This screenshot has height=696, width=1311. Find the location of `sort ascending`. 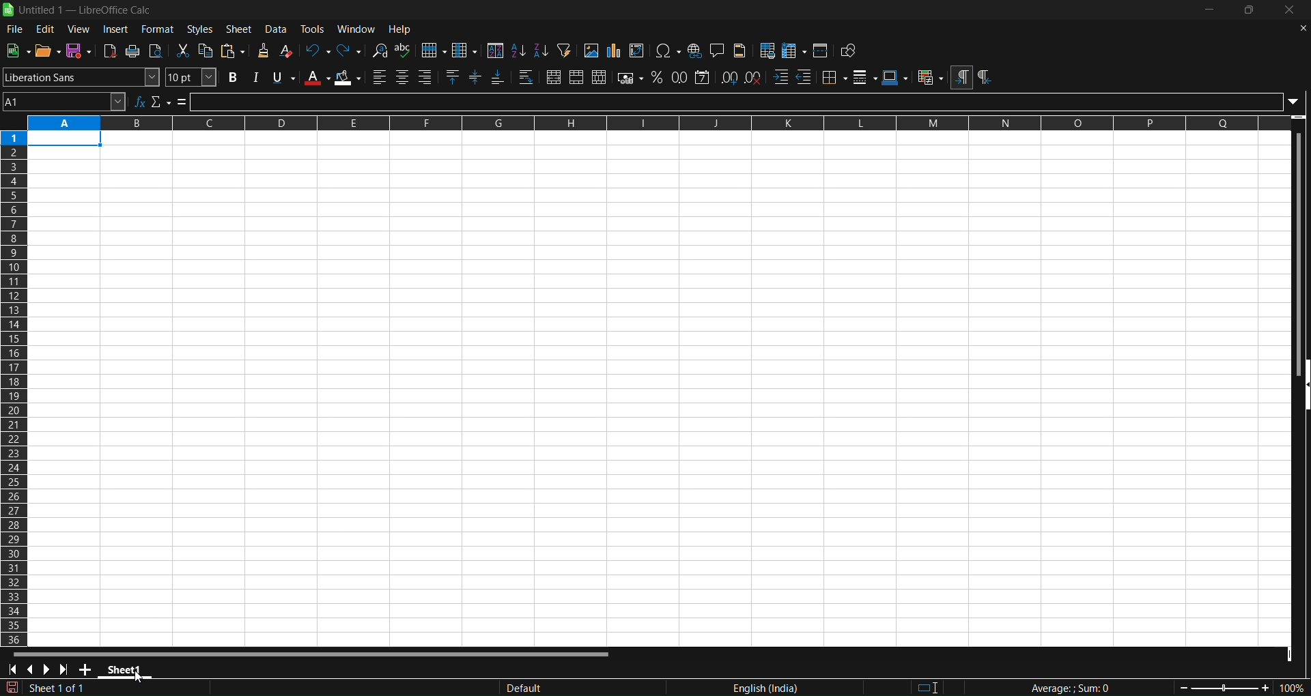

sort ascending is located at coordinates (518, 50).